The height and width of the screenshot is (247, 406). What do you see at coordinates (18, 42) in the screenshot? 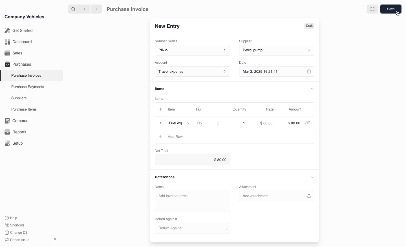
I see `Dashboard` at bounding box center [18, 42].